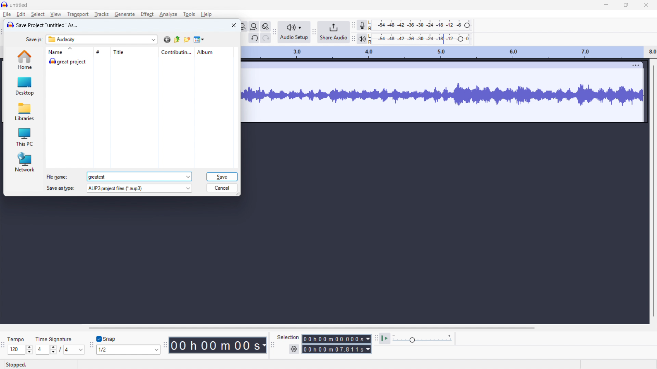 The height and width of the screenshot is (369, 657). Describe the element at coordinates (449, 53) in the screenshot. I see `timeline` at that location.